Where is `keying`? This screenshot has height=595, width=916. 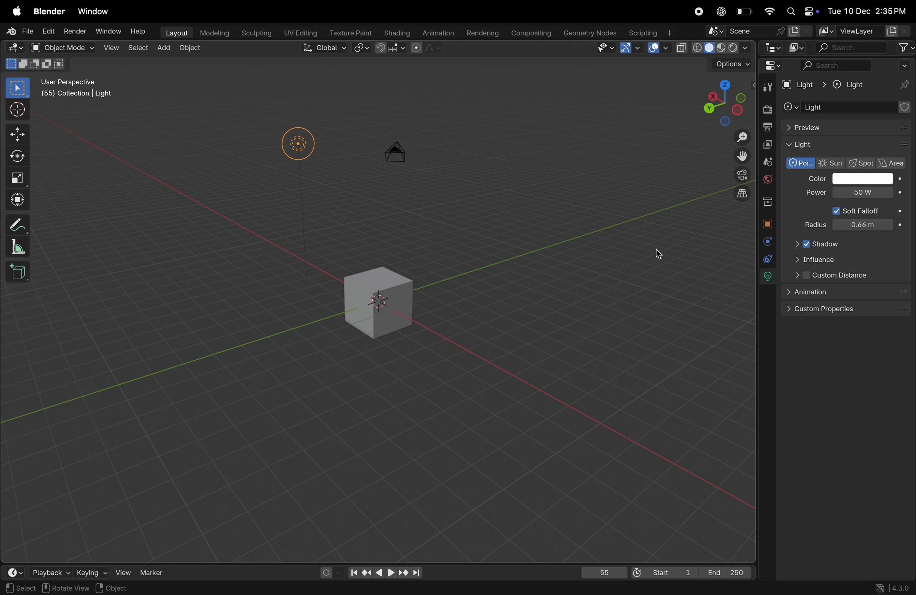 keying is located at coordinates (92, 572).